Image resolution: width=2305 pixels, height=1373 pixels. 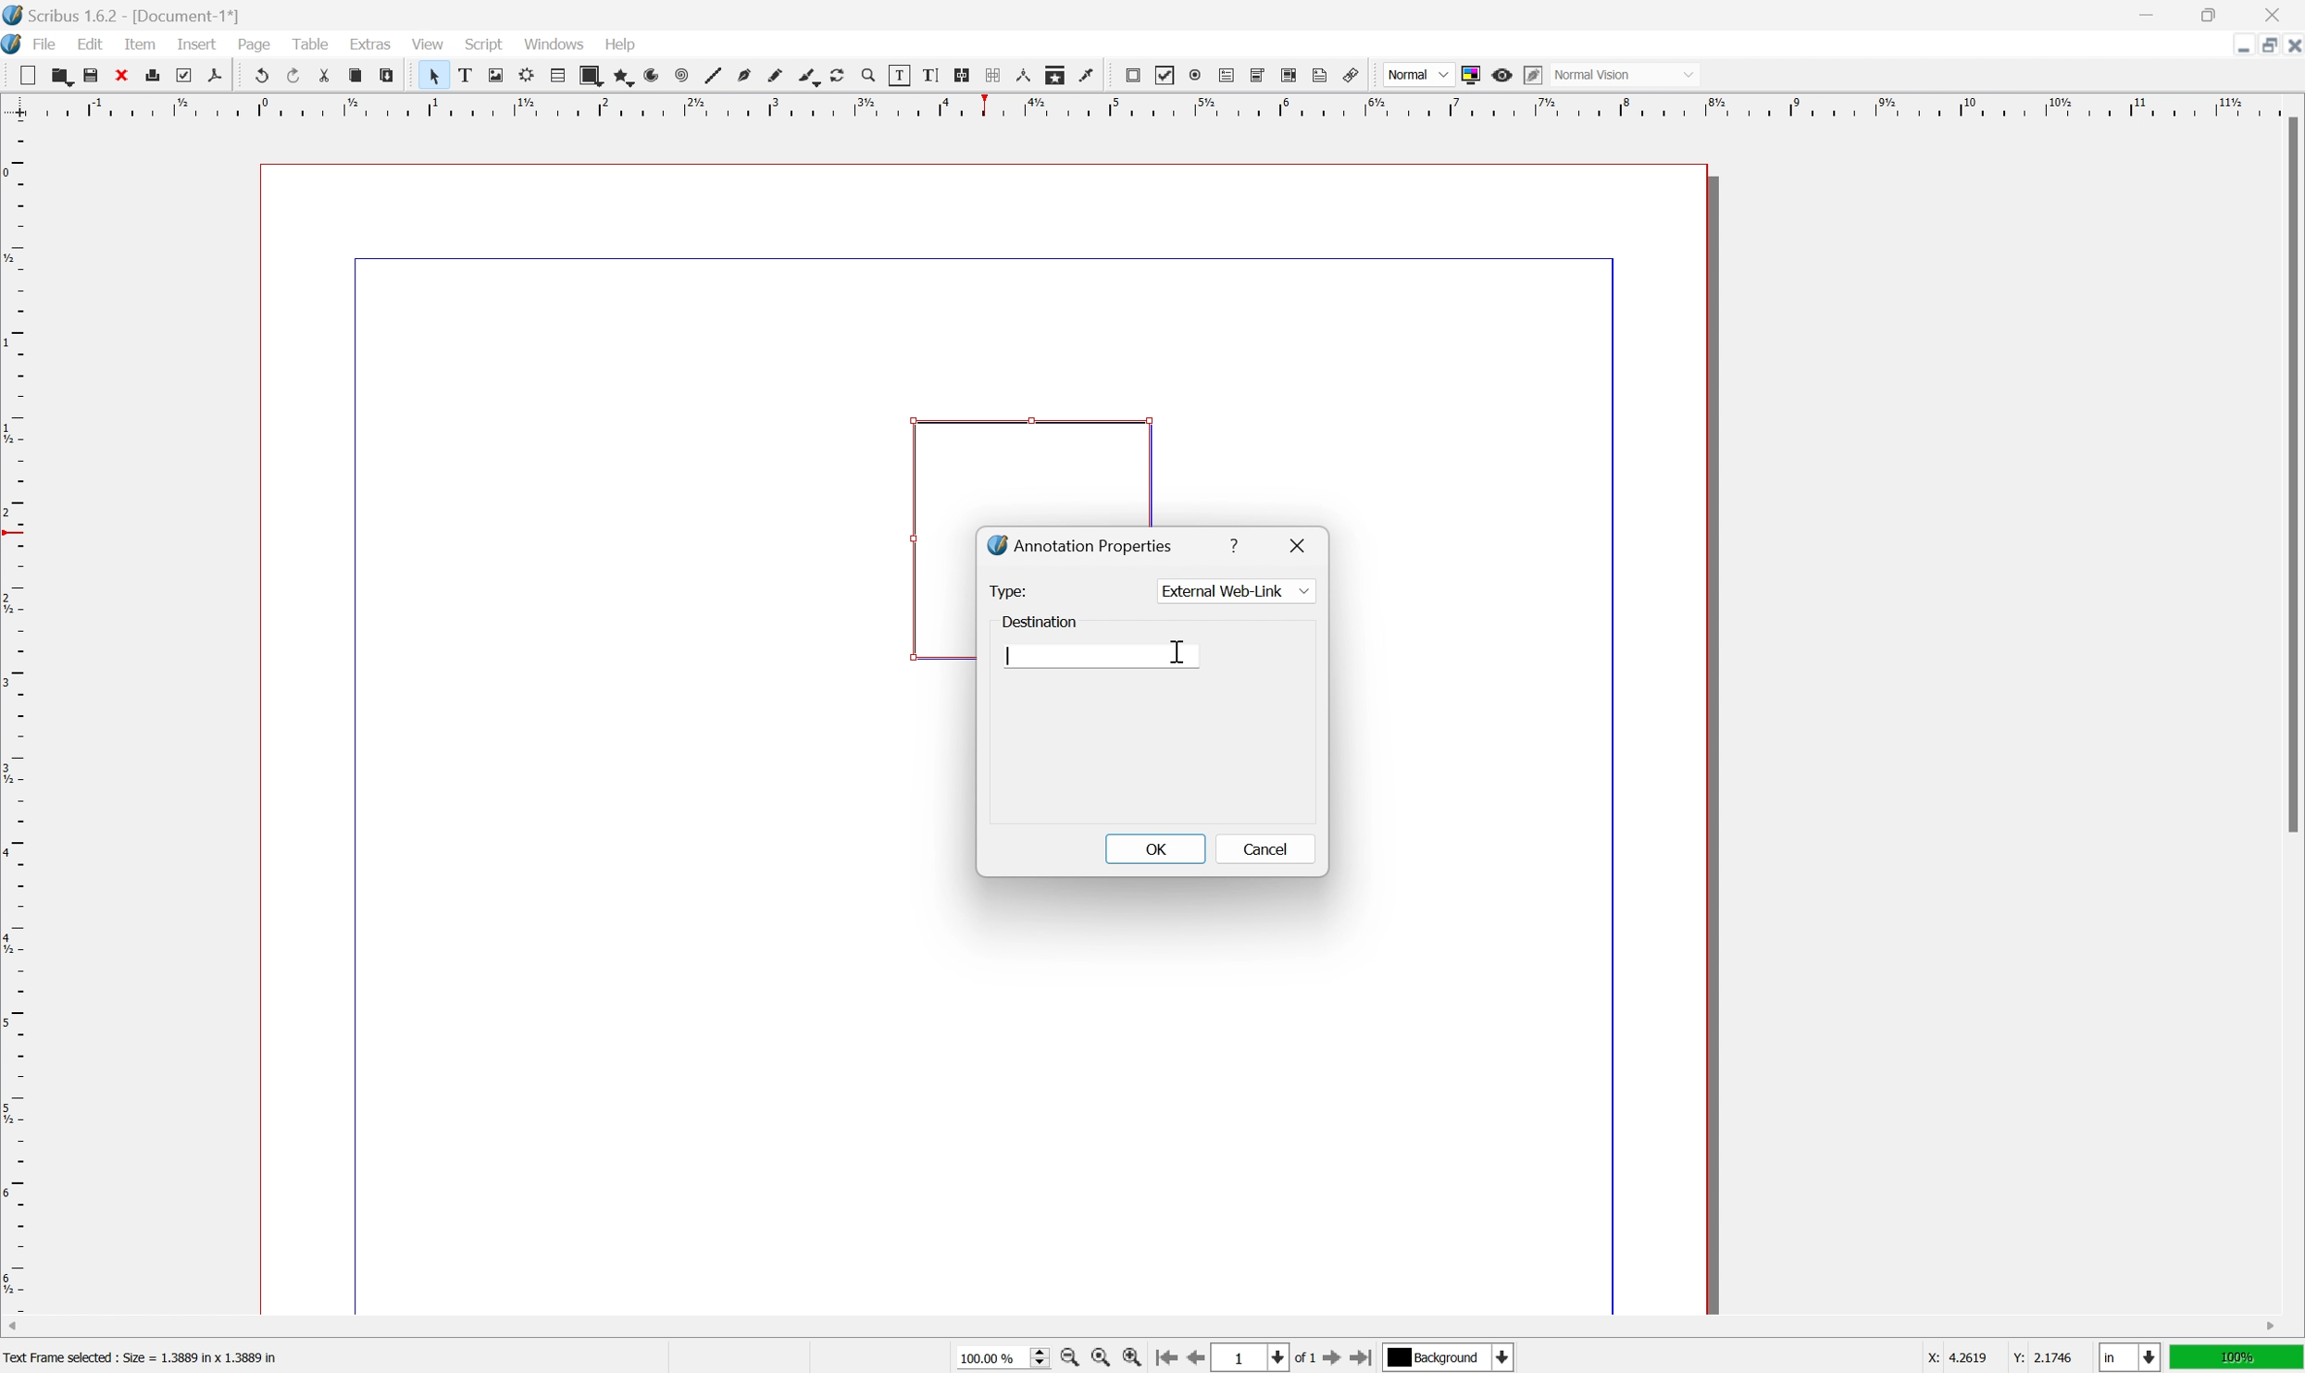 I want to click on redo, so click(x=293, y=73).